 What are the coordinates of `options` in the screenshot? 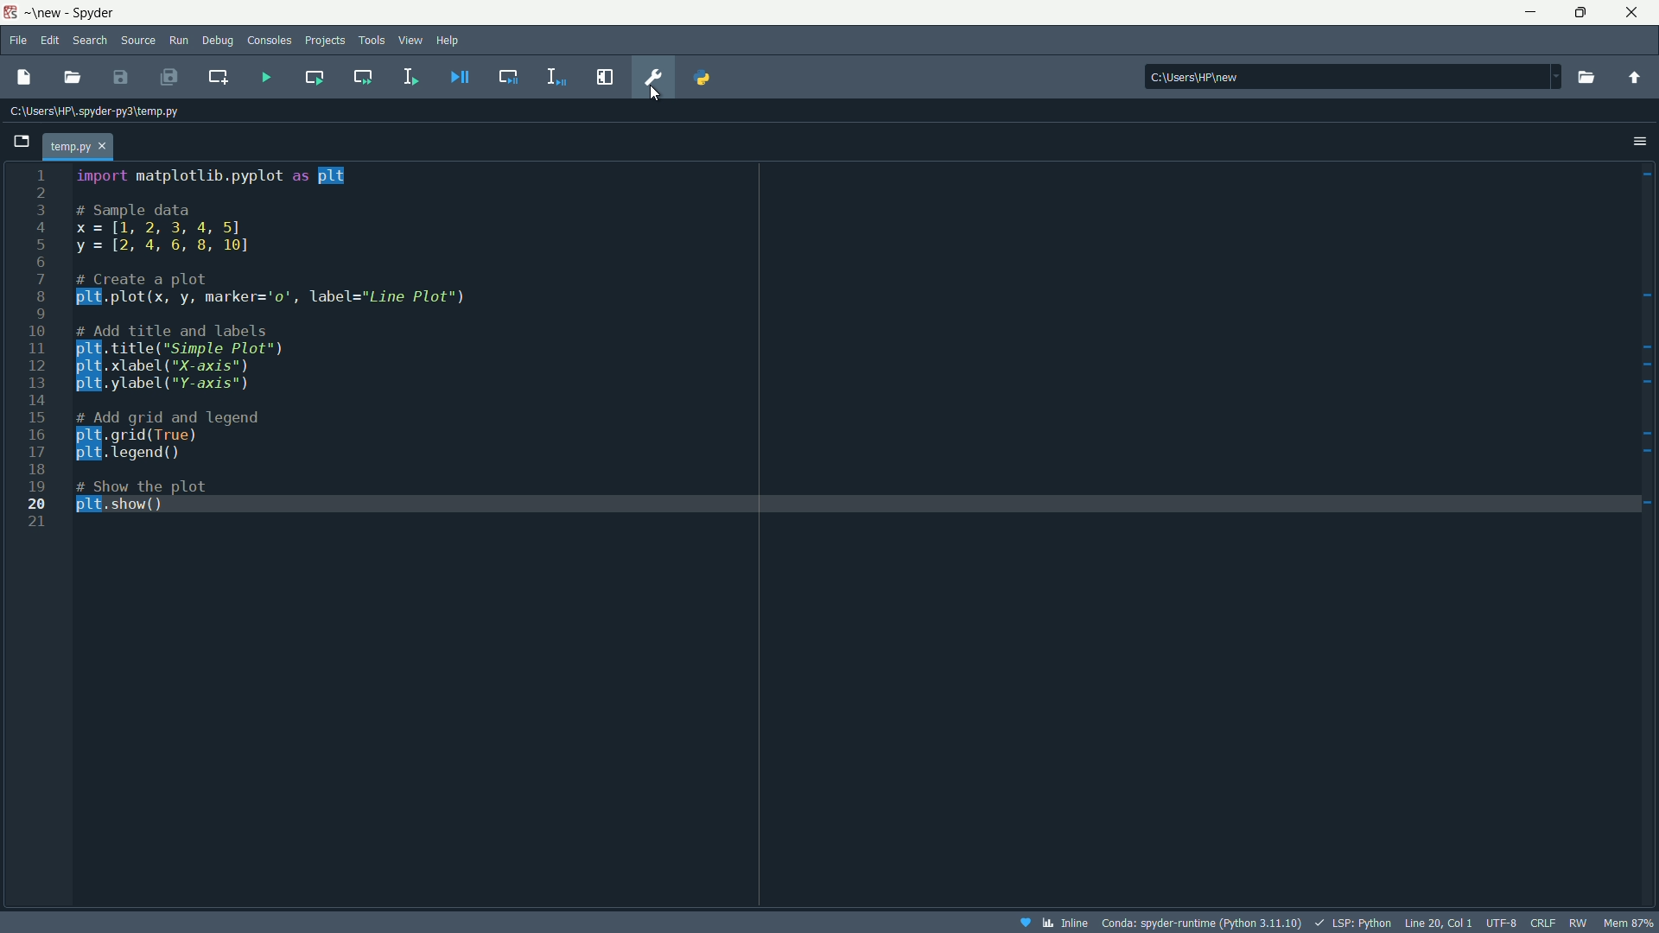 It's located at (1640, 140).